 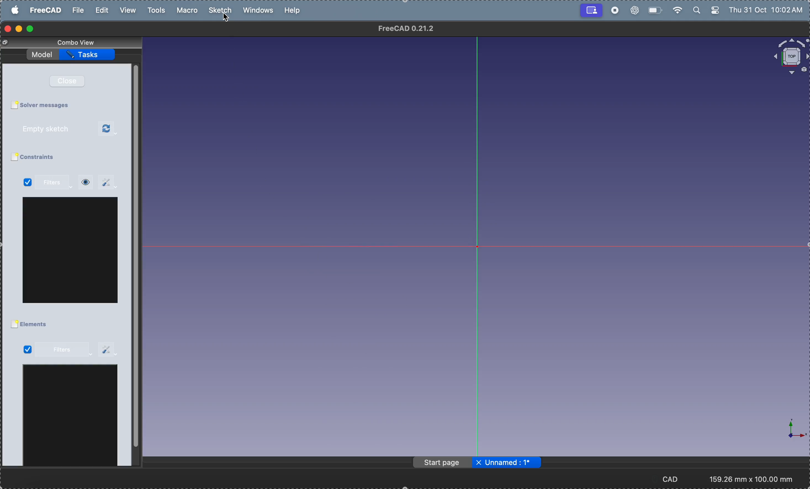 I want to click on minimize, so click(x=20, y=29).